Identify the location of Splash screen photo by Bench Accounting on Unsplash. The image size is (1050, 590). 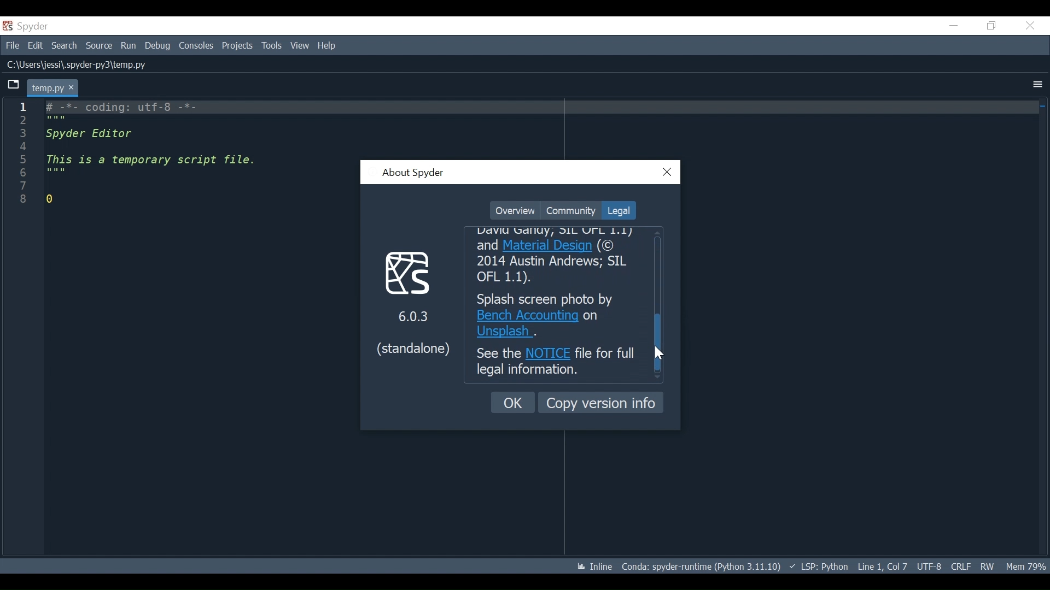
(557, 315).